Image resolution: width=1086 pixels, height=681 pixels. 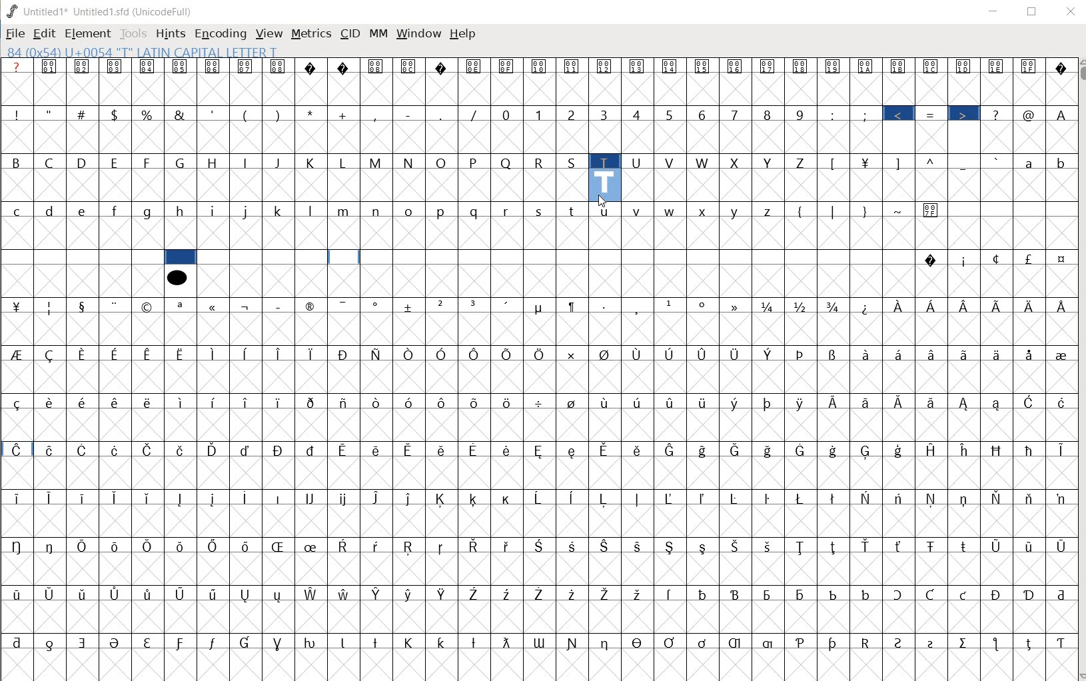 I want to click on , so click(x=769, y=641).